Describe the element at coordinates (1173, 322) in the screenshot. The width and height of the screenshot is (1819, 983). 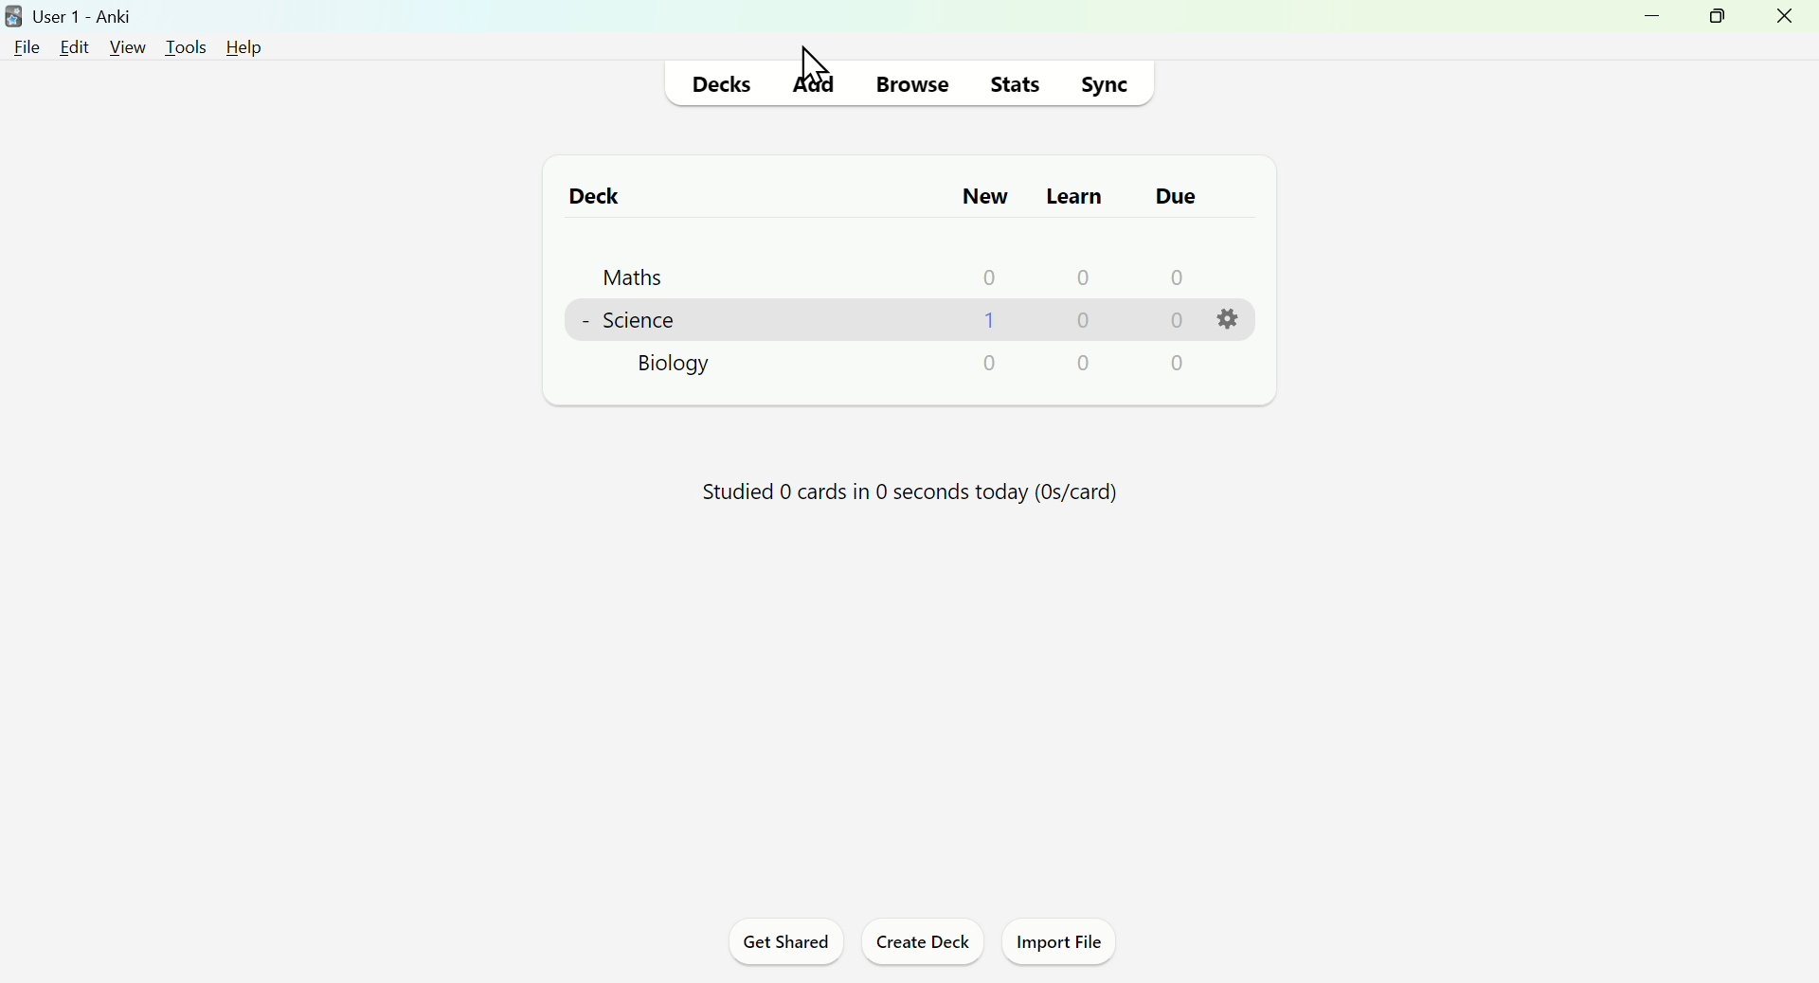
I see `0` at that location.